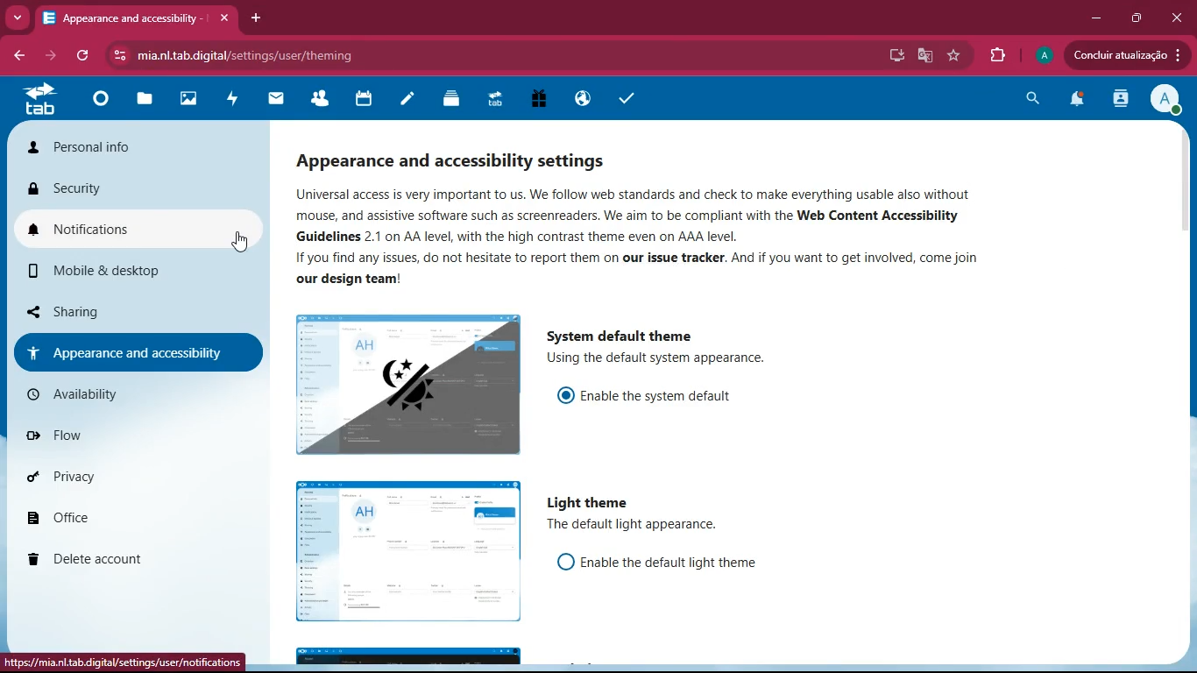 Image resolution: width=1197 pixels, height=673 pixels. I want to click on task, so click(627, 99).